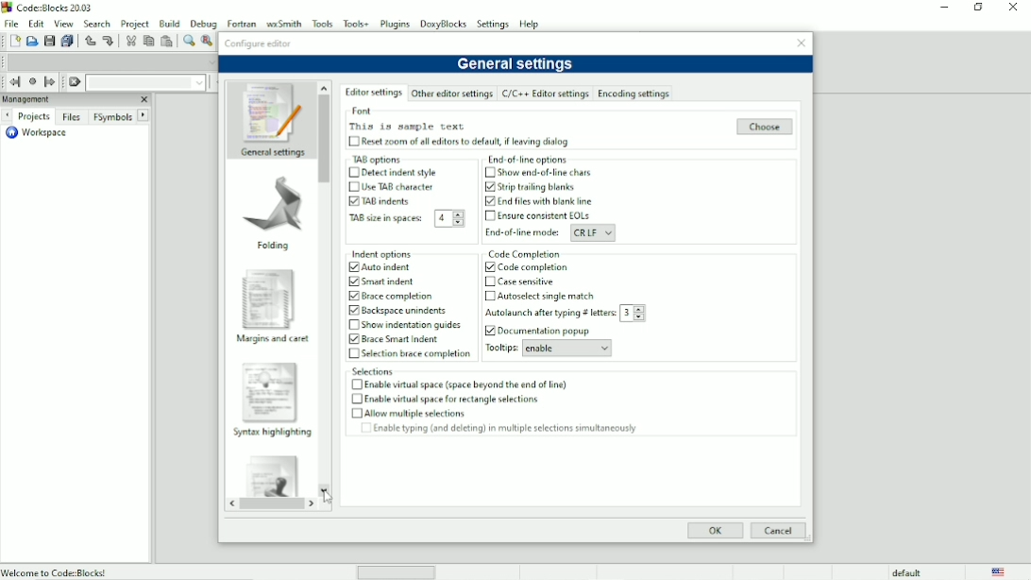  I want to click on Replace, so click(208, 42).